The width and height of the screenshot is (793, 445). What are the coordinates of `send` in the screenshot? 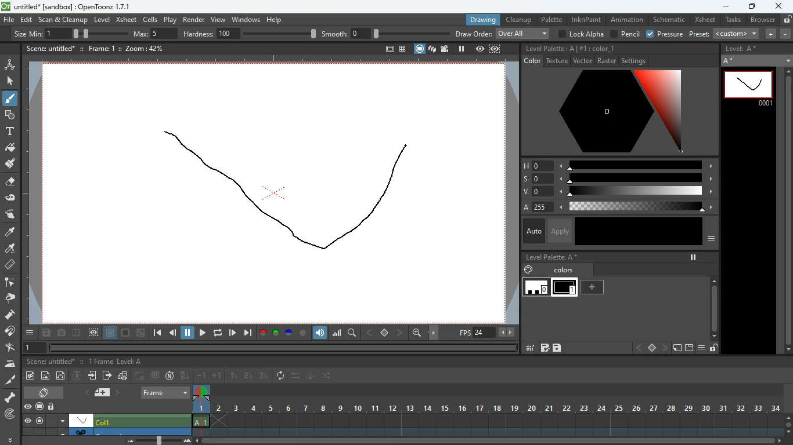 It's located at (107, 375).